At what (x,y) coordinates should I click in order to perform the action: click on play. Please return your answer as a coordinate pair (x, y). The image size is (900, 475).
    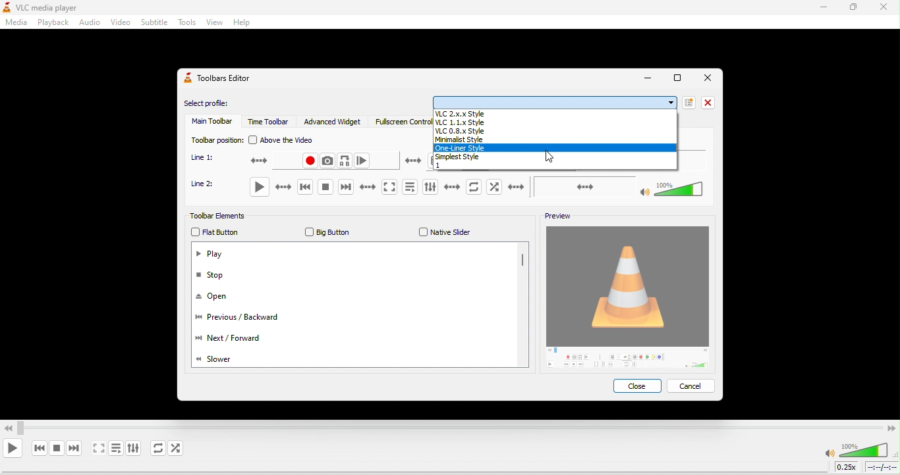
    Looking at the image, I should click on (13, 448).